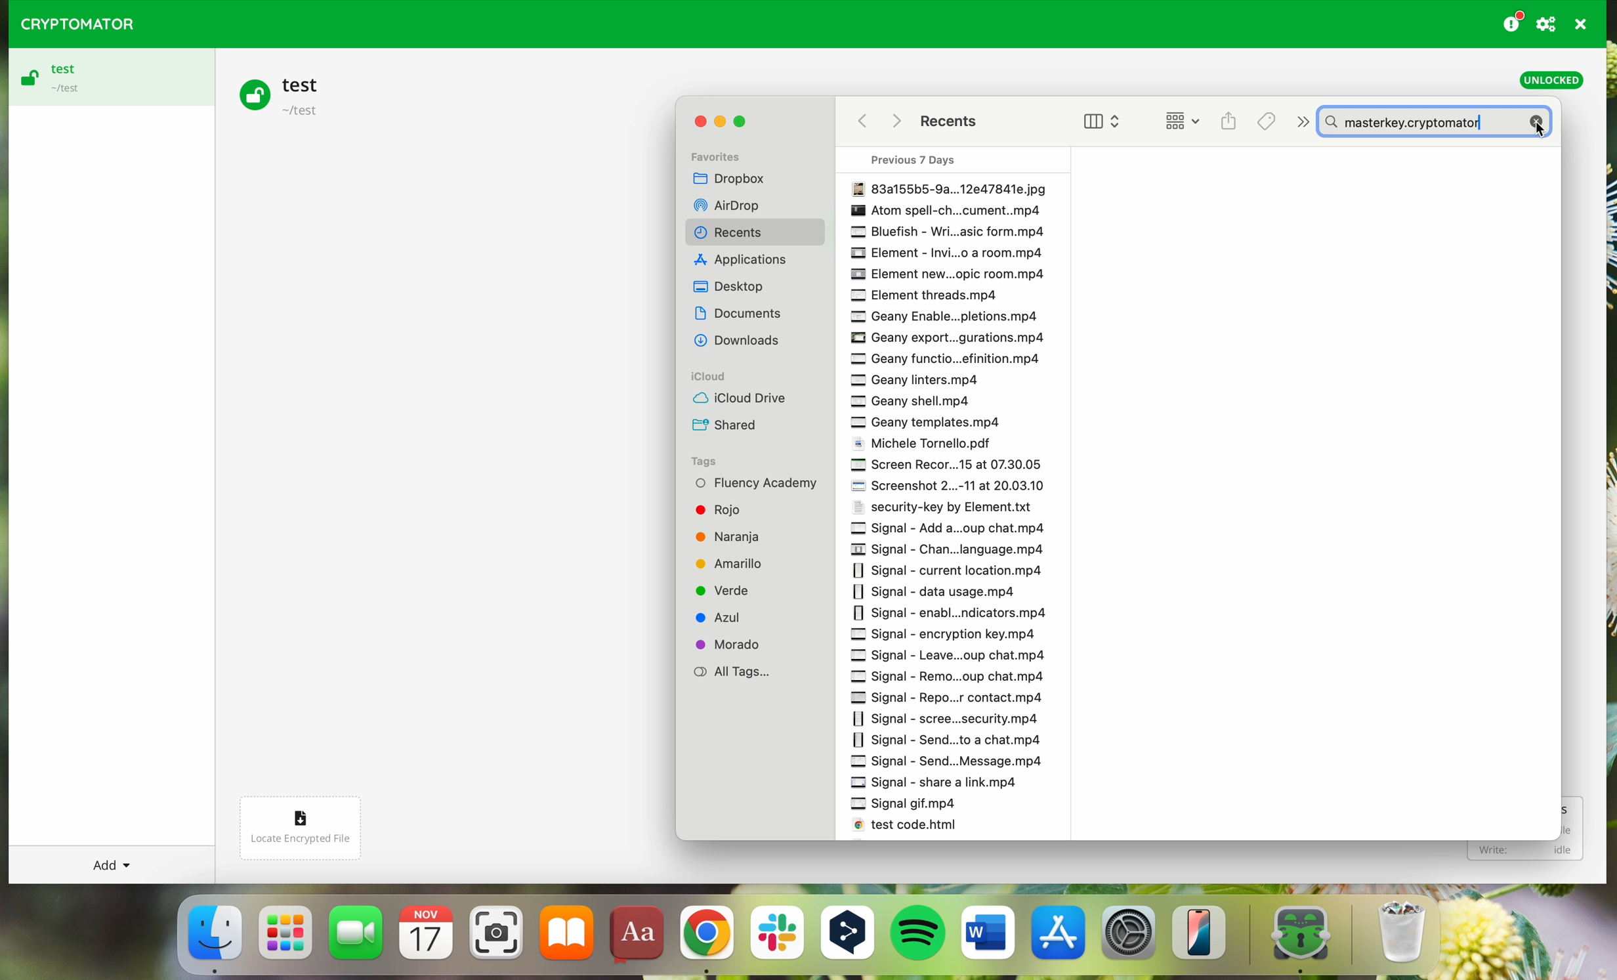 The width and height of the screenshot is (1617, 980). What do you see at coordinates (1300, 119) in the screenshot?
I see `next` at bounding box center [1300, 119].